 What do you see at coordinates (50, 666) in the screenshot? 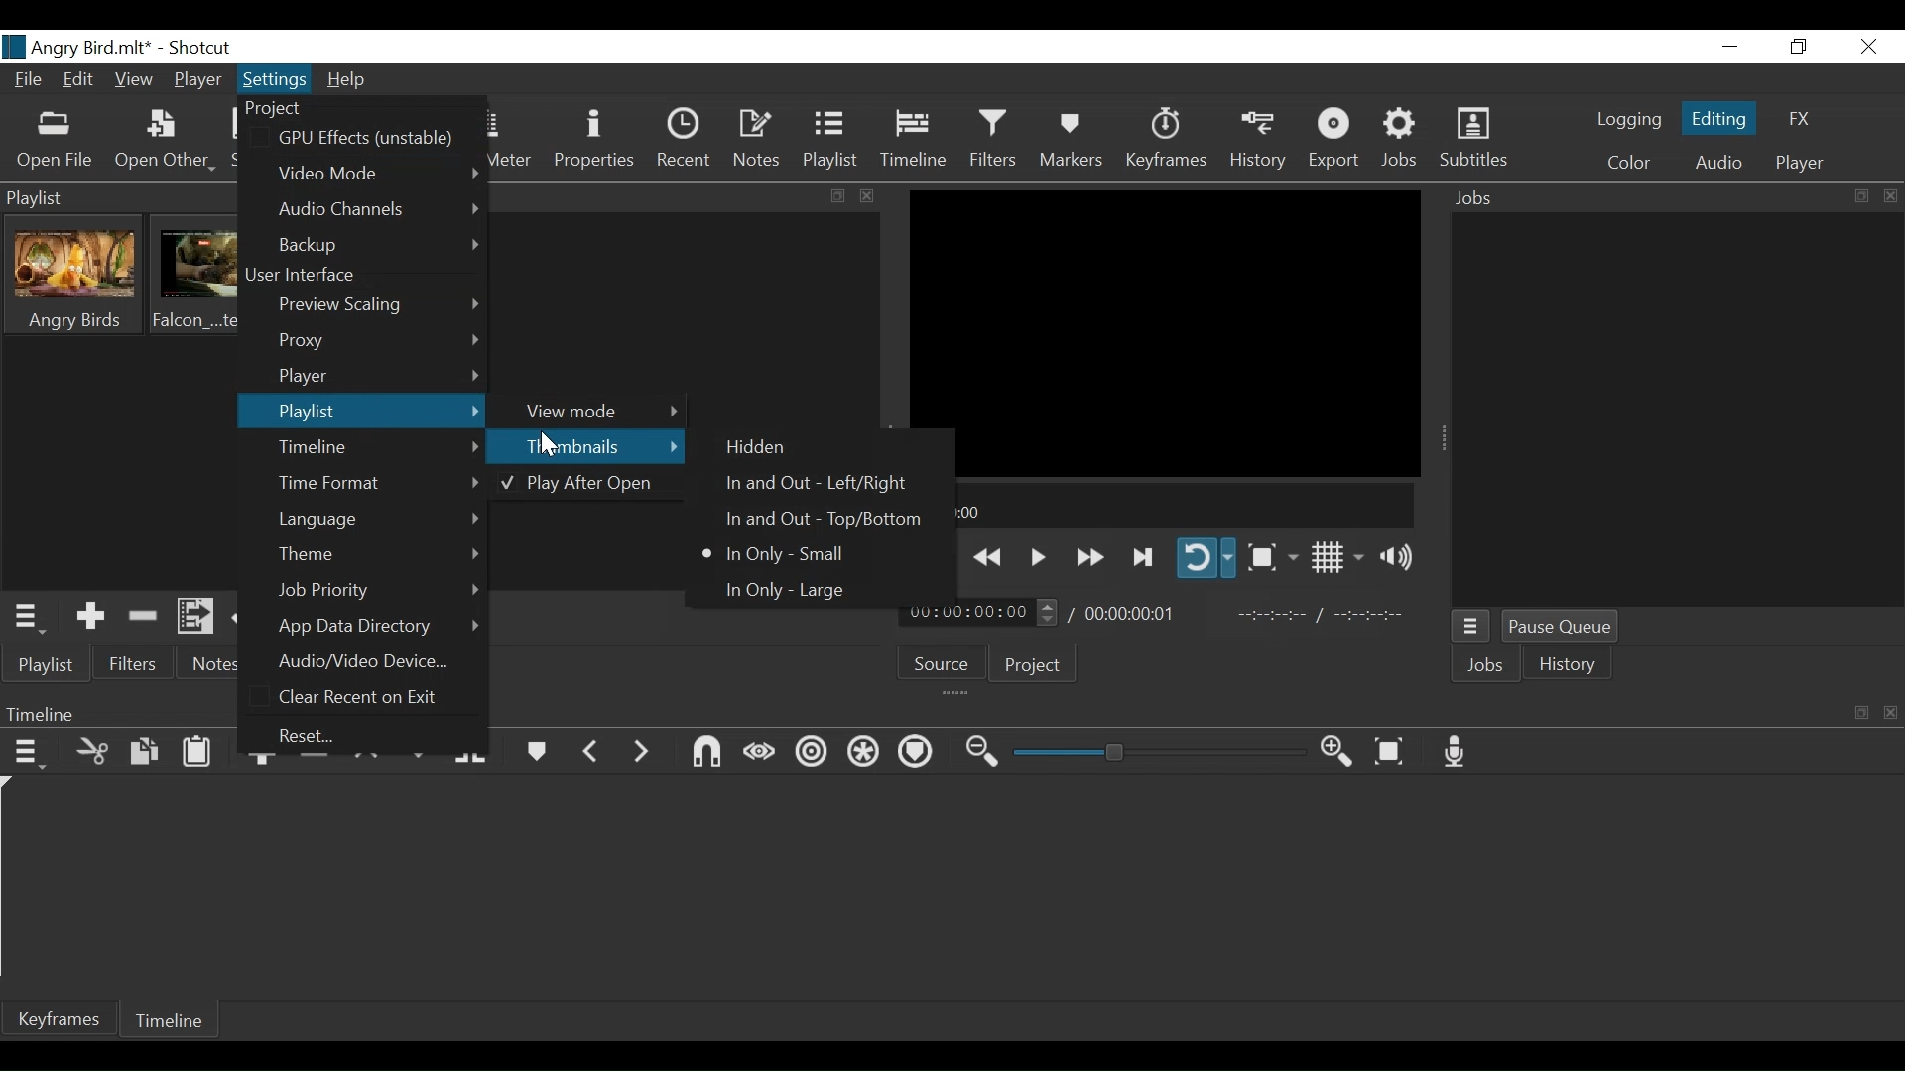
I see `Playlist` at bounding box center [50, 666].